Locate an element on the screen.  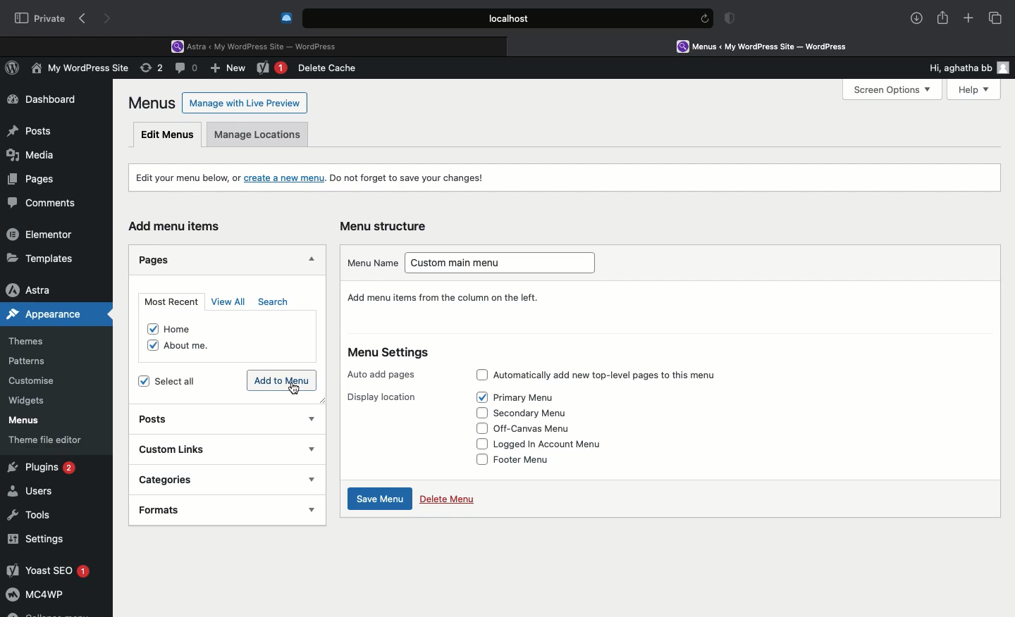
Theme file editor is located at coordinates (51, 440).